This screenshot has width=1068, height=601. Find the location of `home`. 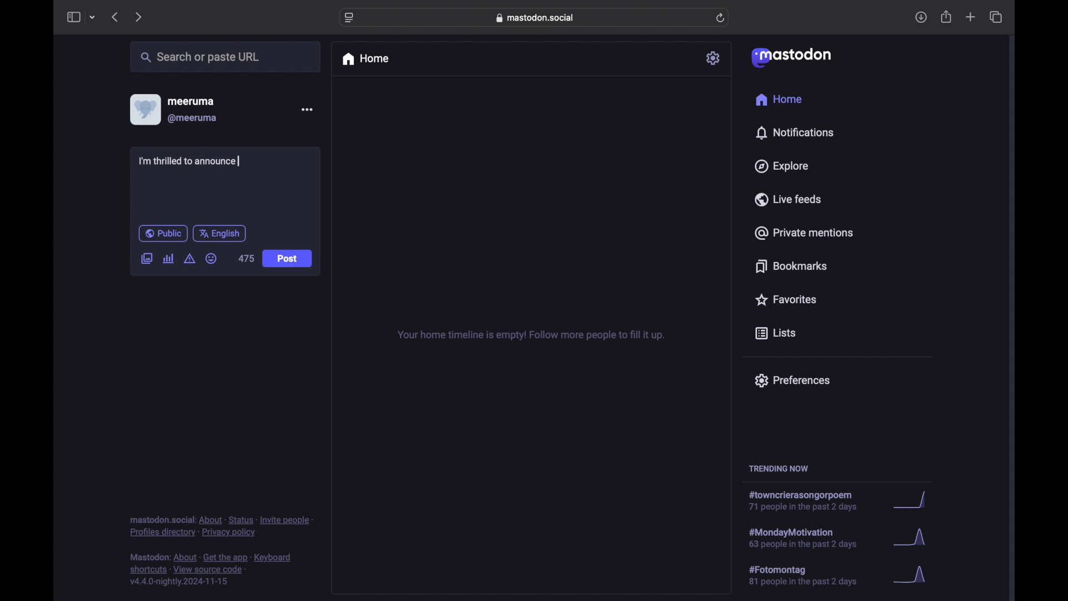

home is located at coordinates (780, 99).